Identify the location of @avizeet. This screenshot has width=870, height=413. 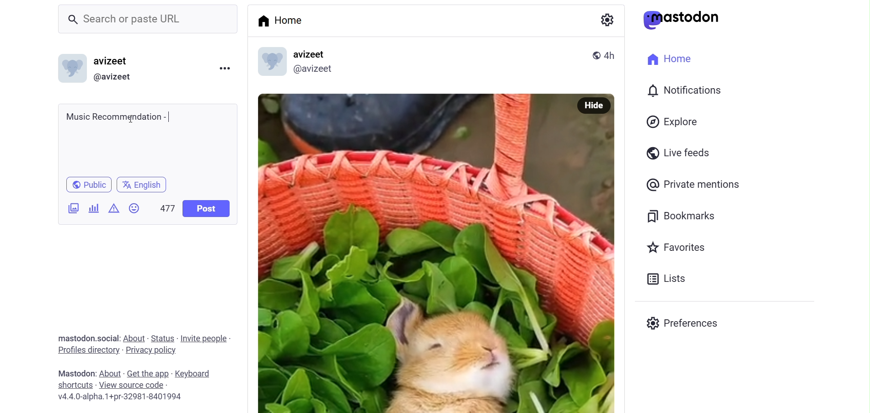
(118, 78).